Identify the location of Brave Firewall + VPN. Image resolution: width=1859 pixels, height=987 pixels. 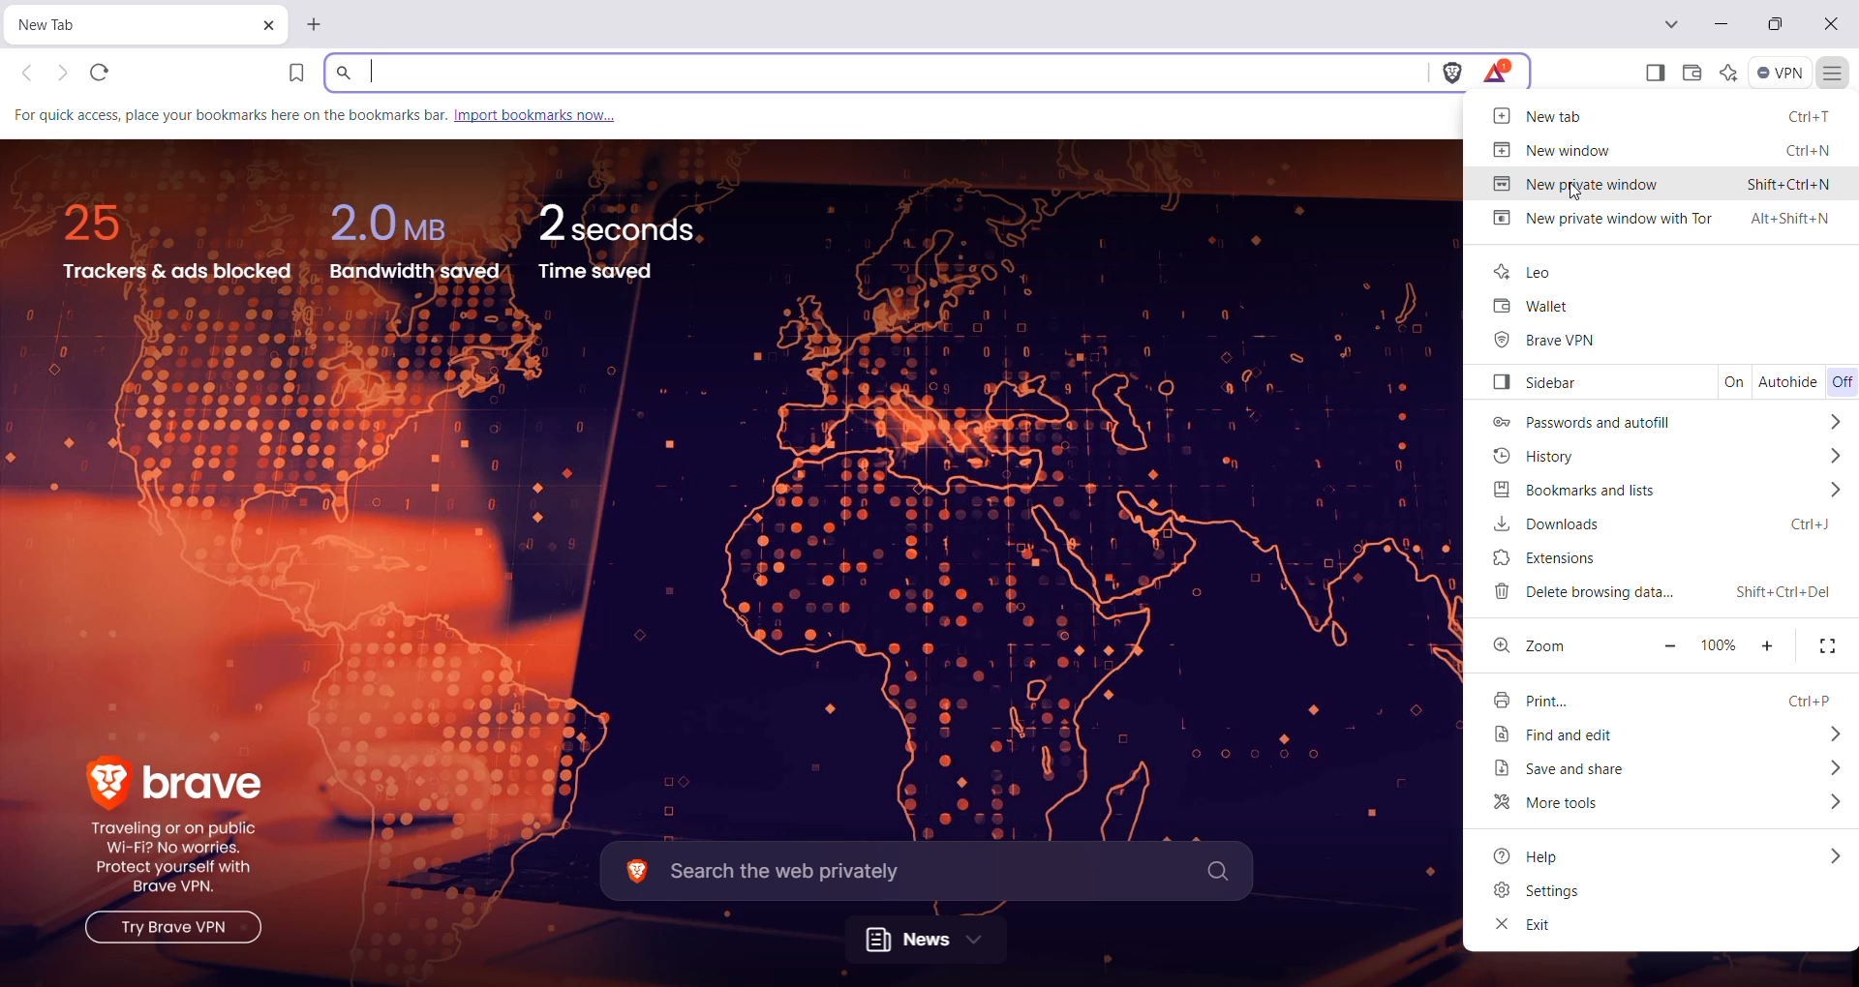
(1780, 73).